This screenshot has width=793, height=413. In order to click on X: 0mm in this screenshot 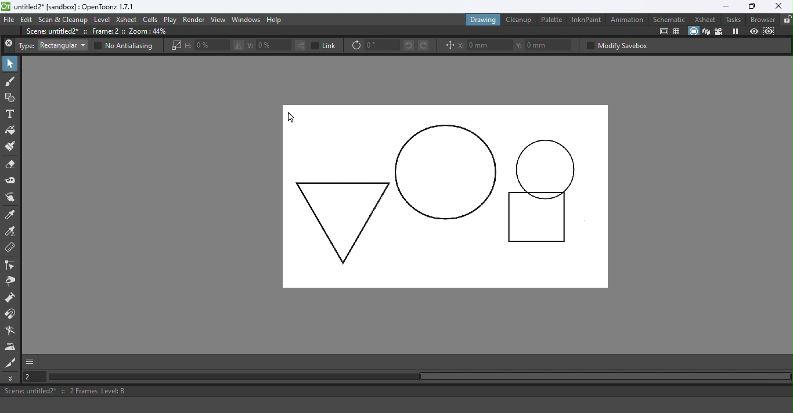, I will do `click(485, 45)`.